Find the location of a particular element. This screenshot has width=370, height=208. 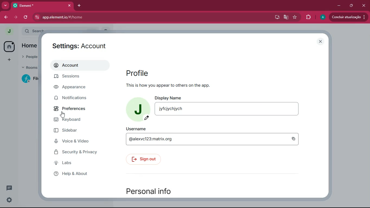

refresh is located at coordinates (26, 17).